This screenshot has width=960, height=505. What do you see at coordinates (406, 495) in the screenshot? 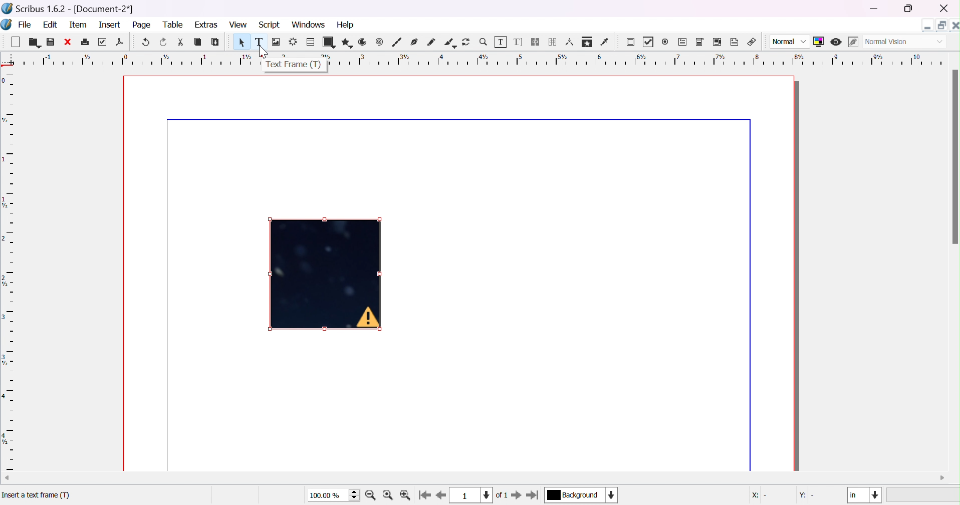
I see `zoom out` at bounding box center [406, 495].